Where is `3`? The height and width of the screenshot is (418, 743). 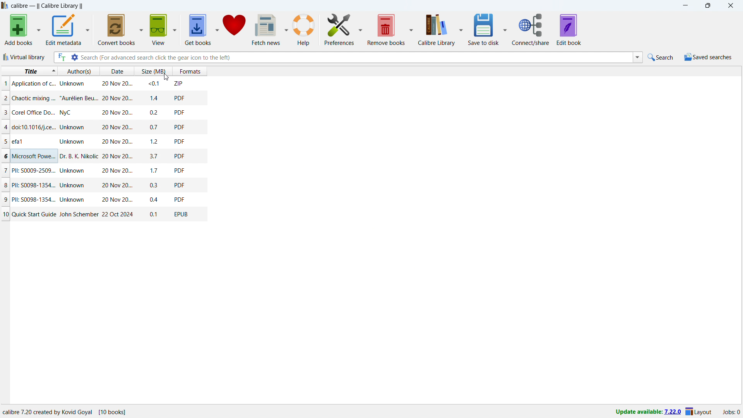
3 is located at coordinates (5, 112).